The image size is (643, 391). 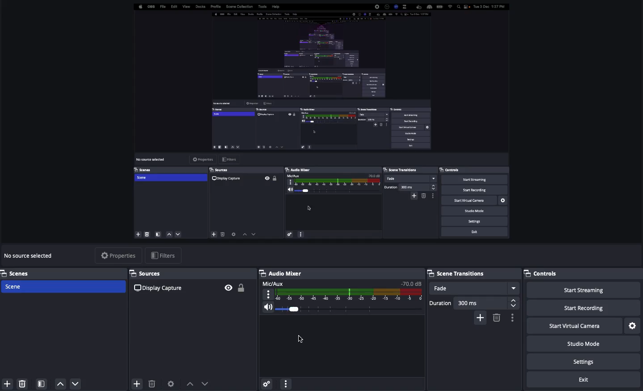 What do you see at coordinates (30, 255) in the screenshot?
I see `No source selected` at bounding box center [30, 255].